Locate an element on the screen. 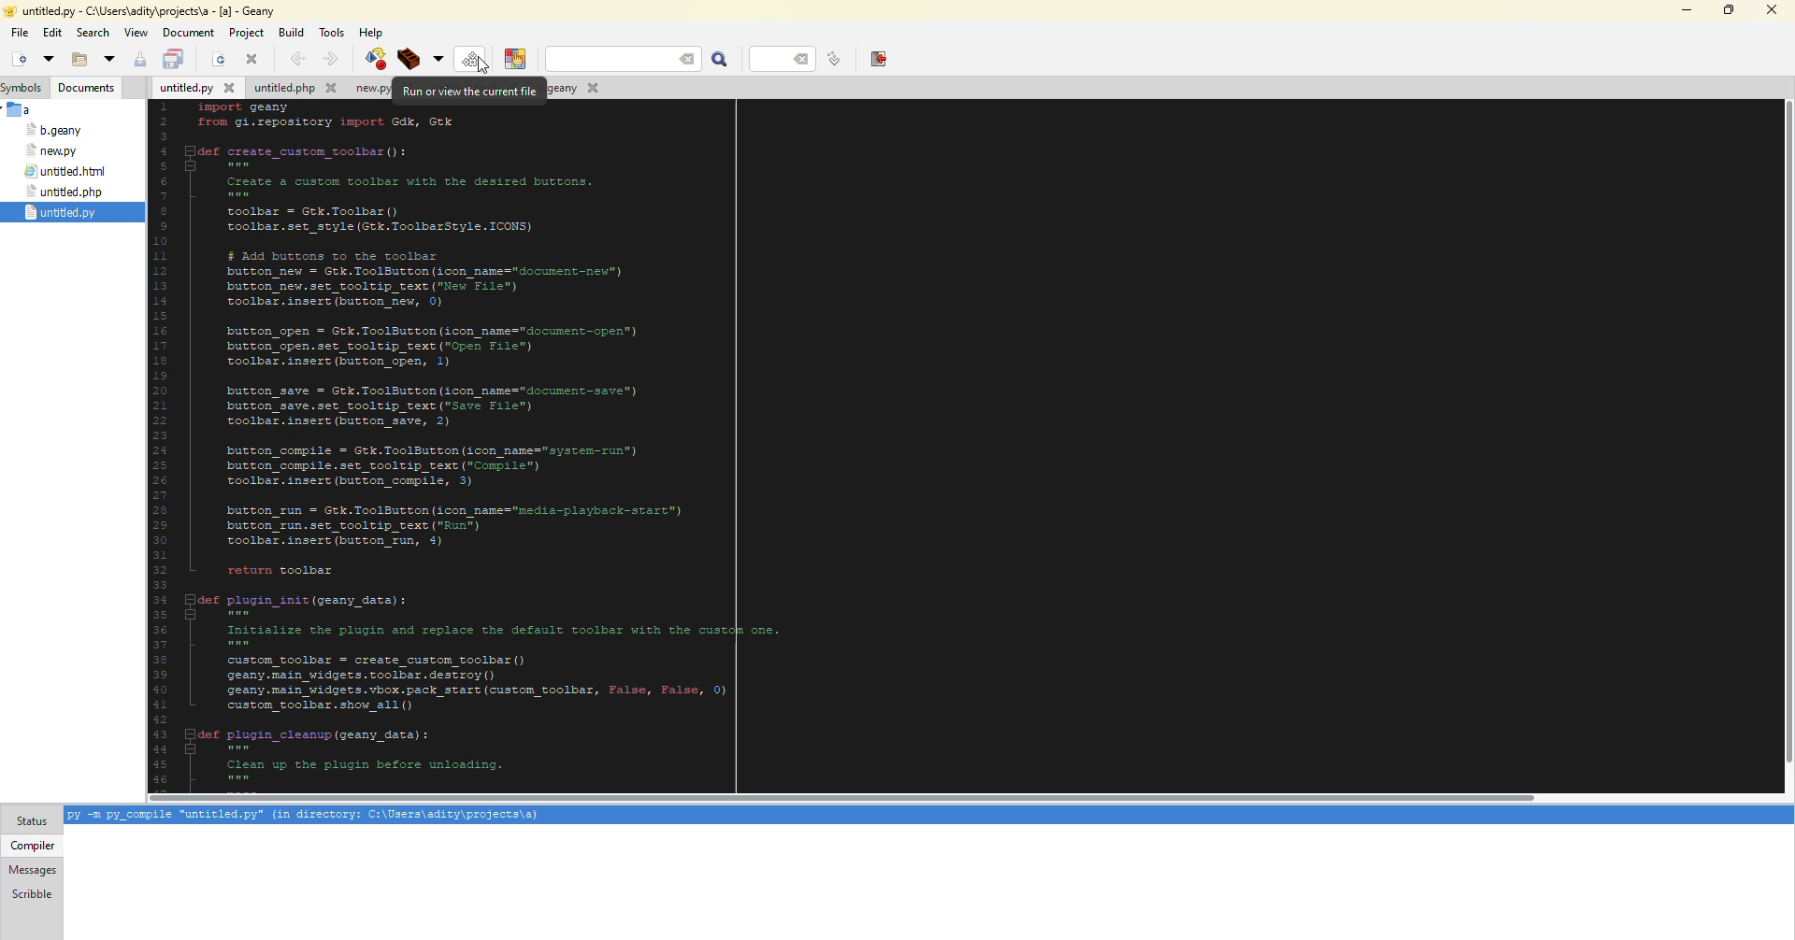 The height and width of the screenshot is (940, 1795). tools is located at coordinates (333, 33).